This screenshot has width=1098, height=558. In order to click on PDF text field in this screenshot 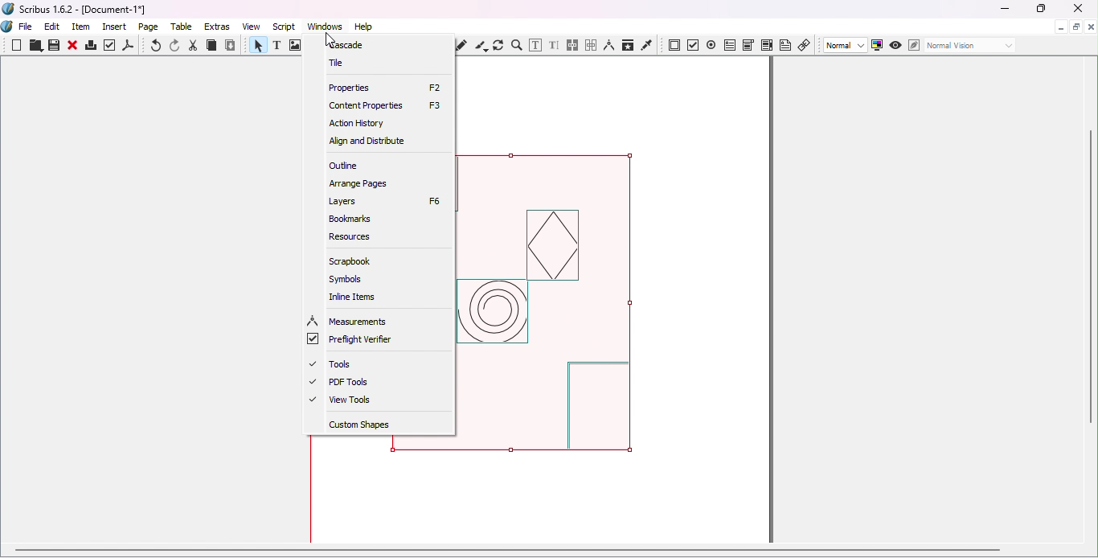, I will do `click(729, 43)`.